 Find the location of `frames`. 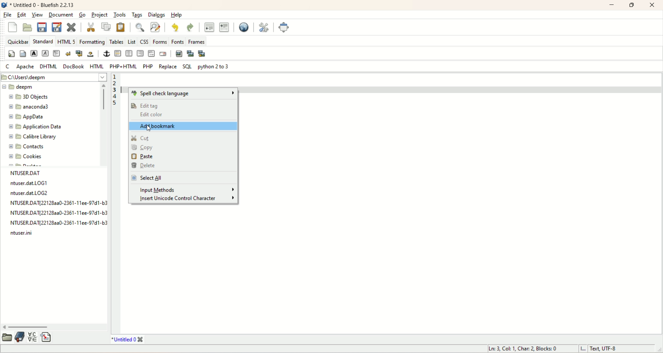

frames is located at coordinates (196, 41).